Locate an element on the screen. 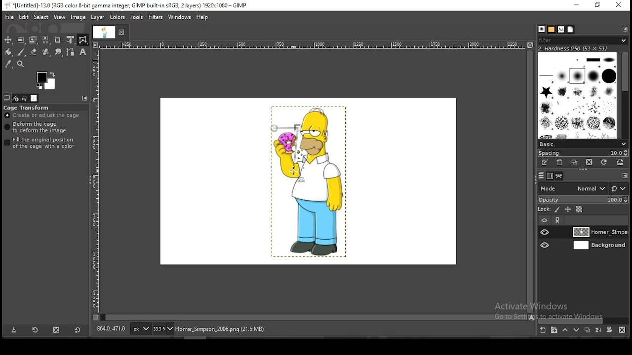  color picker tool is located at coordinates (8, 64).